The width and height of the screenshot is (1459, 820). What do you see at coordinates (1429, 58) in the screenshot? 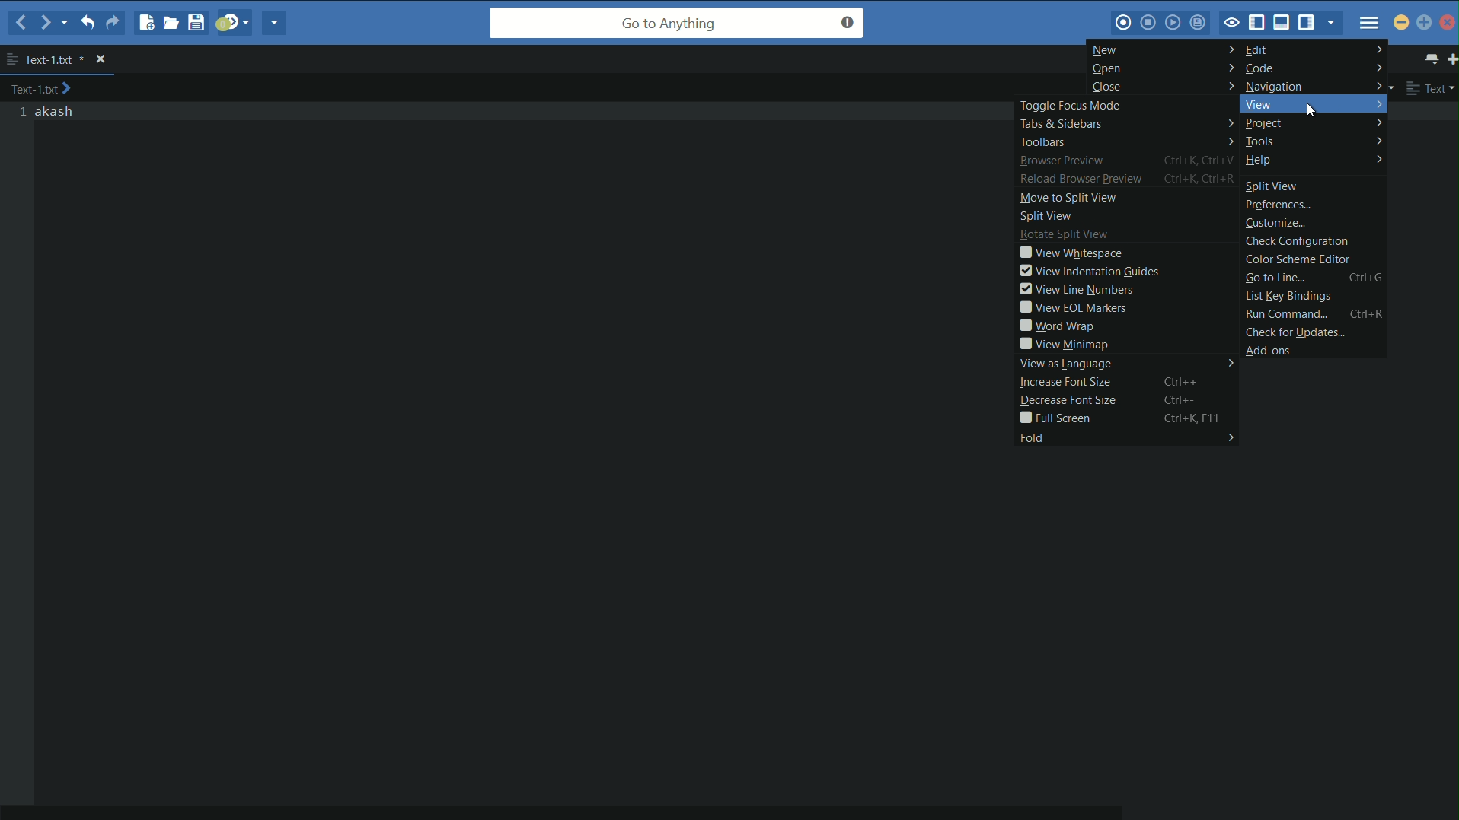
I see `show all tab` at bounding box center [1429, 58].